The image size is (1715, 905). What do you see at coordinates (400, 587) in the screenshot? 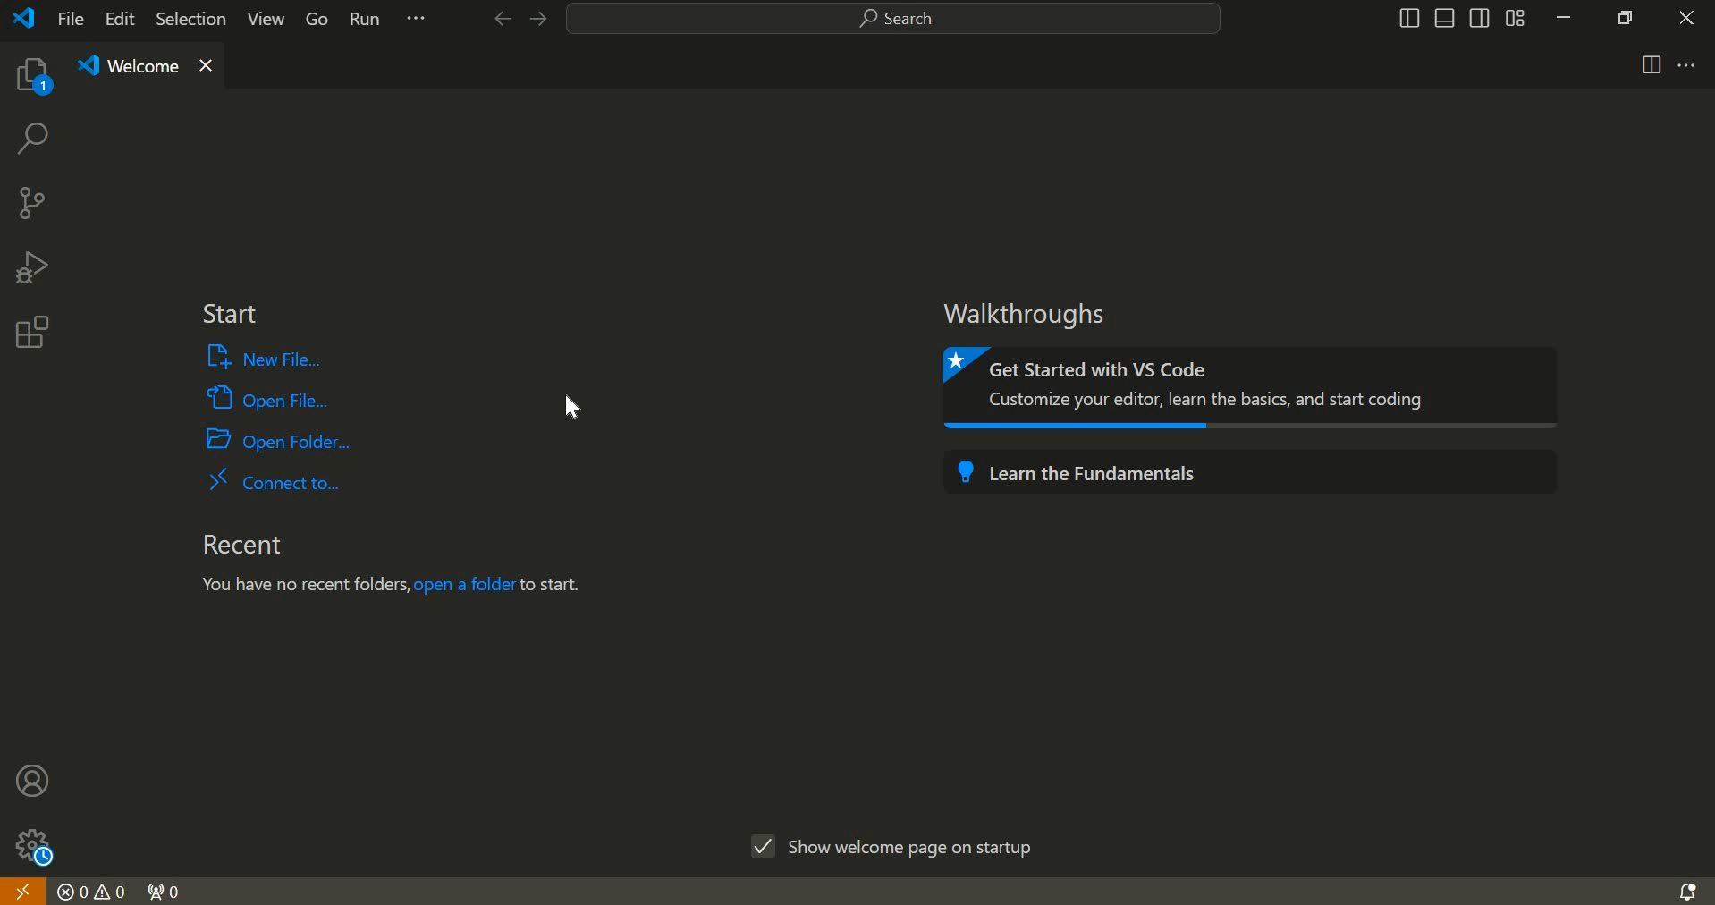
I see `you have no recent folders, open a folder to start` at bounding box center [400, 587].